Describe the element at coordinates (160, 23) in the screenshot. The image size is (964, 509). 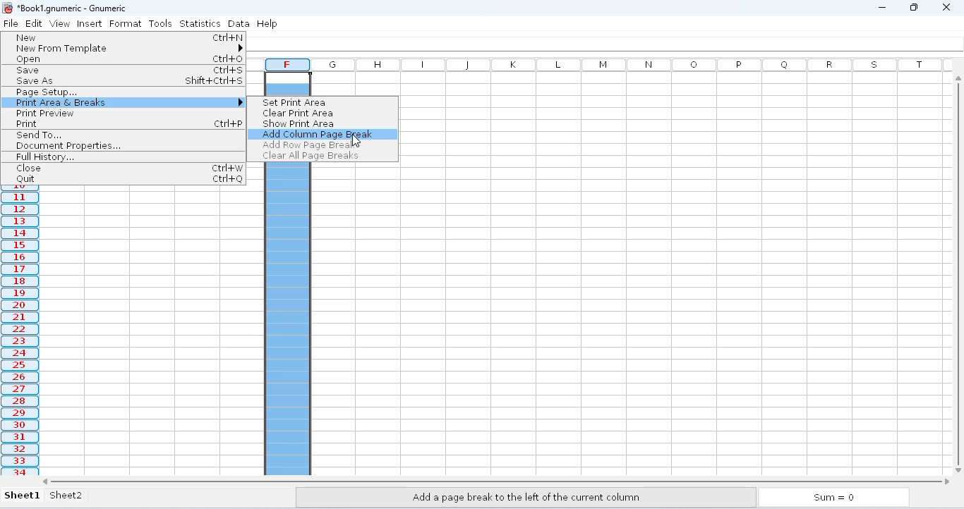
I see `tools` at that location.